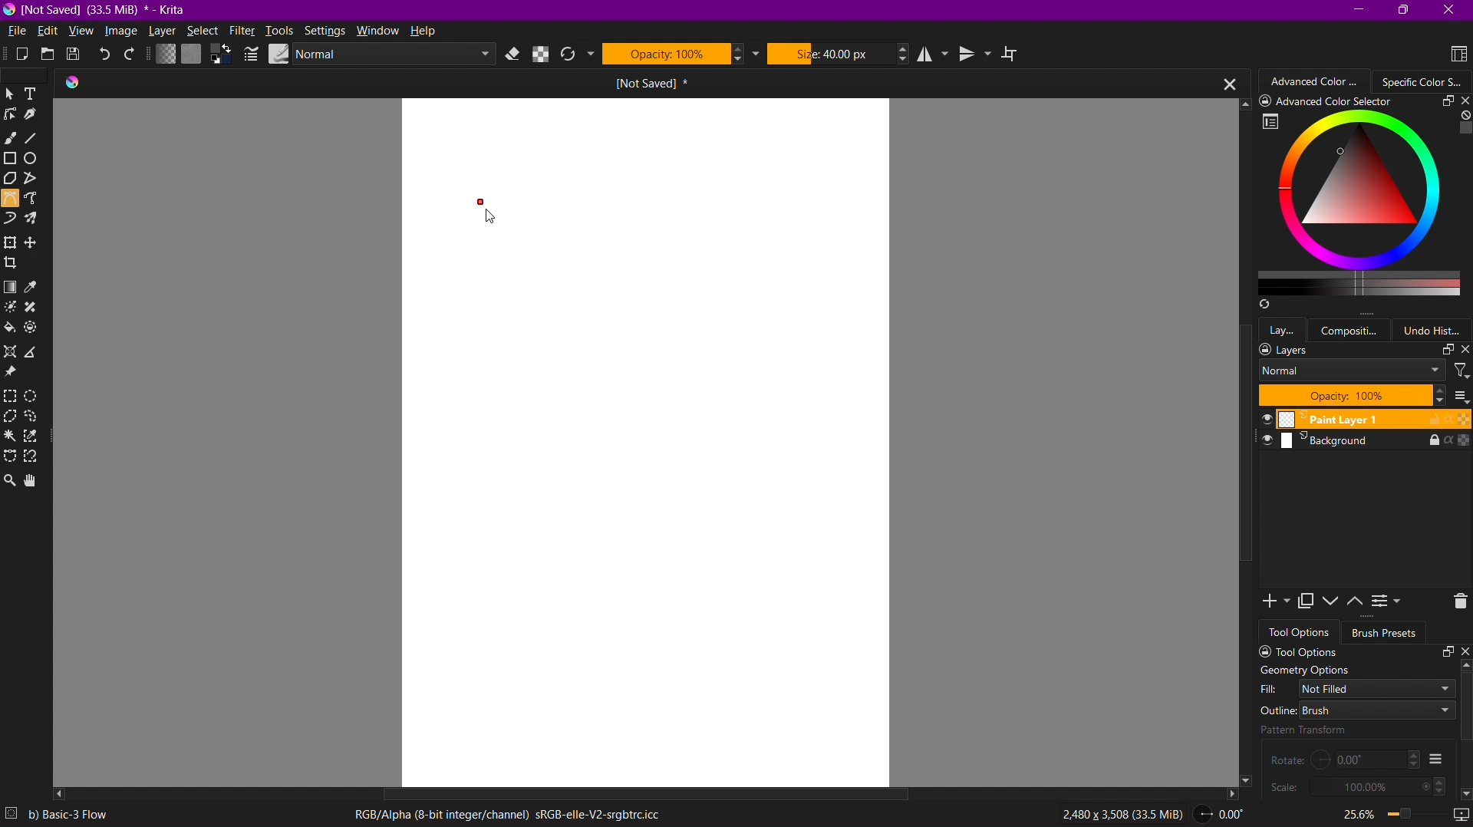  What do you see at coordinates (839, 53) in the screenshot?
I see `Size` at bounding box center [839, 53].